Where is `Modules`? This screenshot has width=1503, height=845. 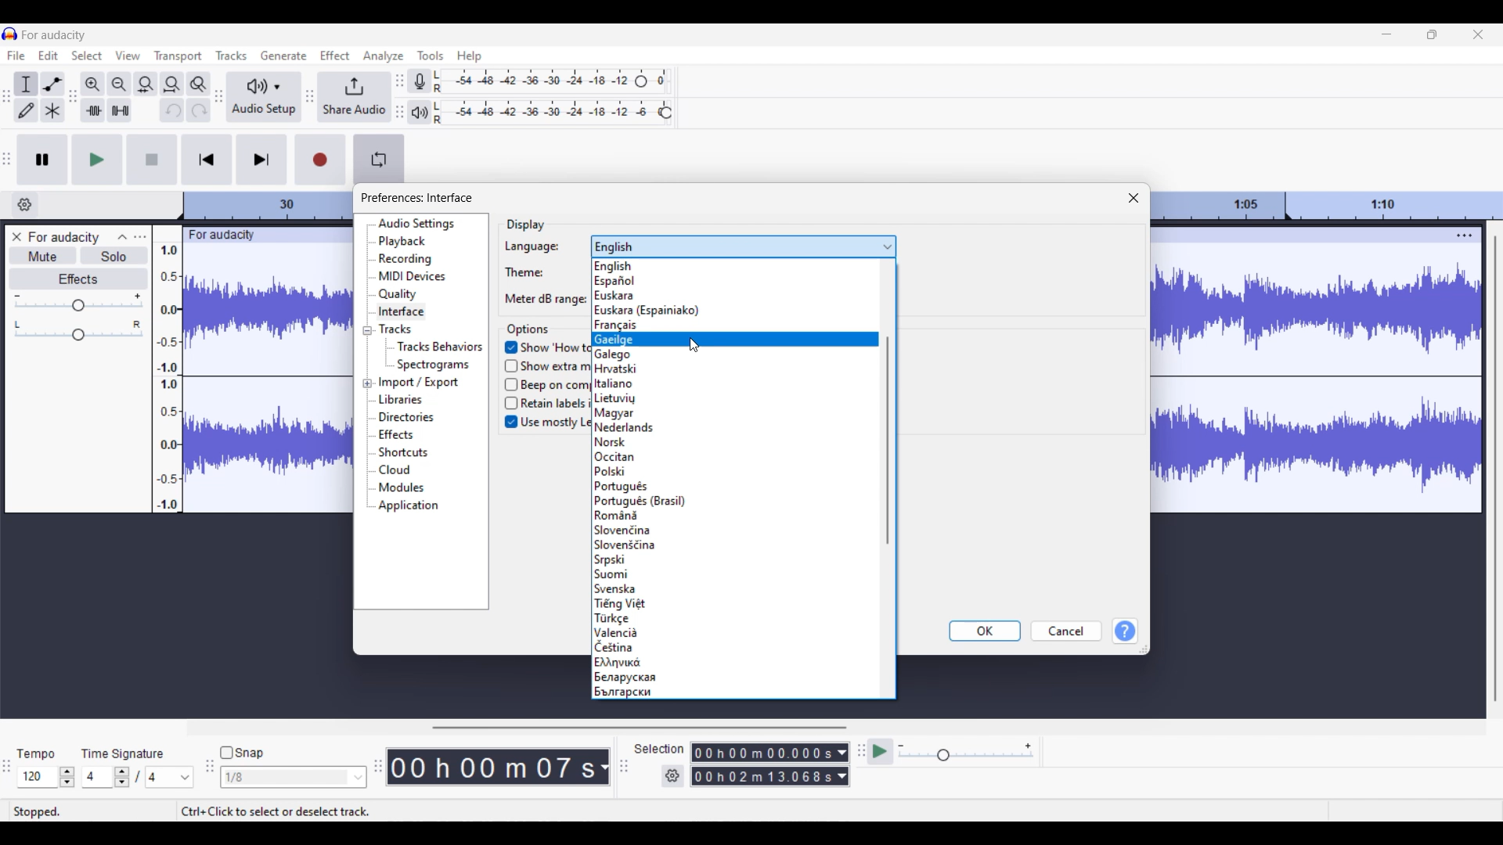
Modules is located at coordinates (401, 487).